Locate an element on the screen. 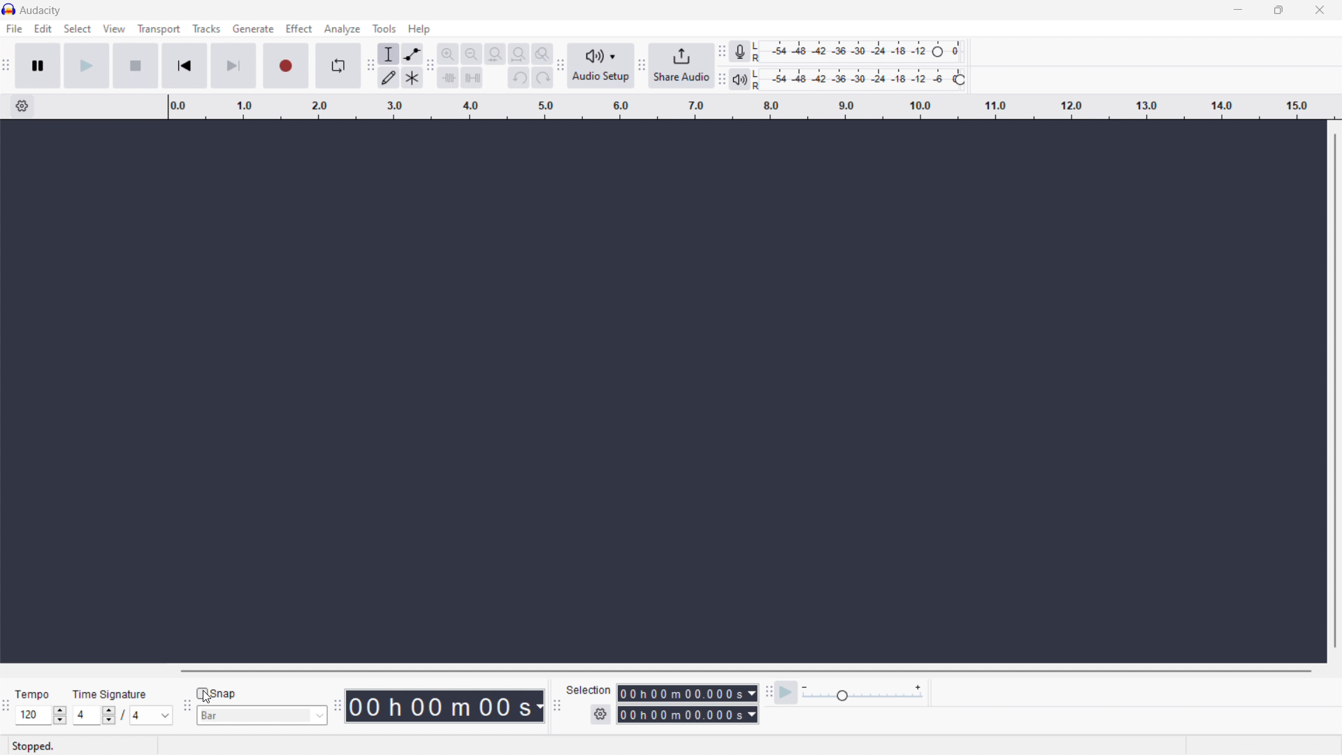  silence audio selection is located at coordinates (471, 78).